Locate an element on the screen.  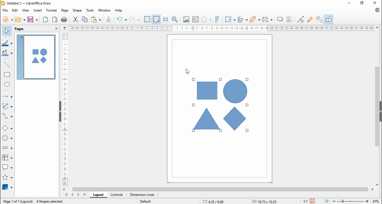
toggle extrusions is located at coordinates (319, 19).